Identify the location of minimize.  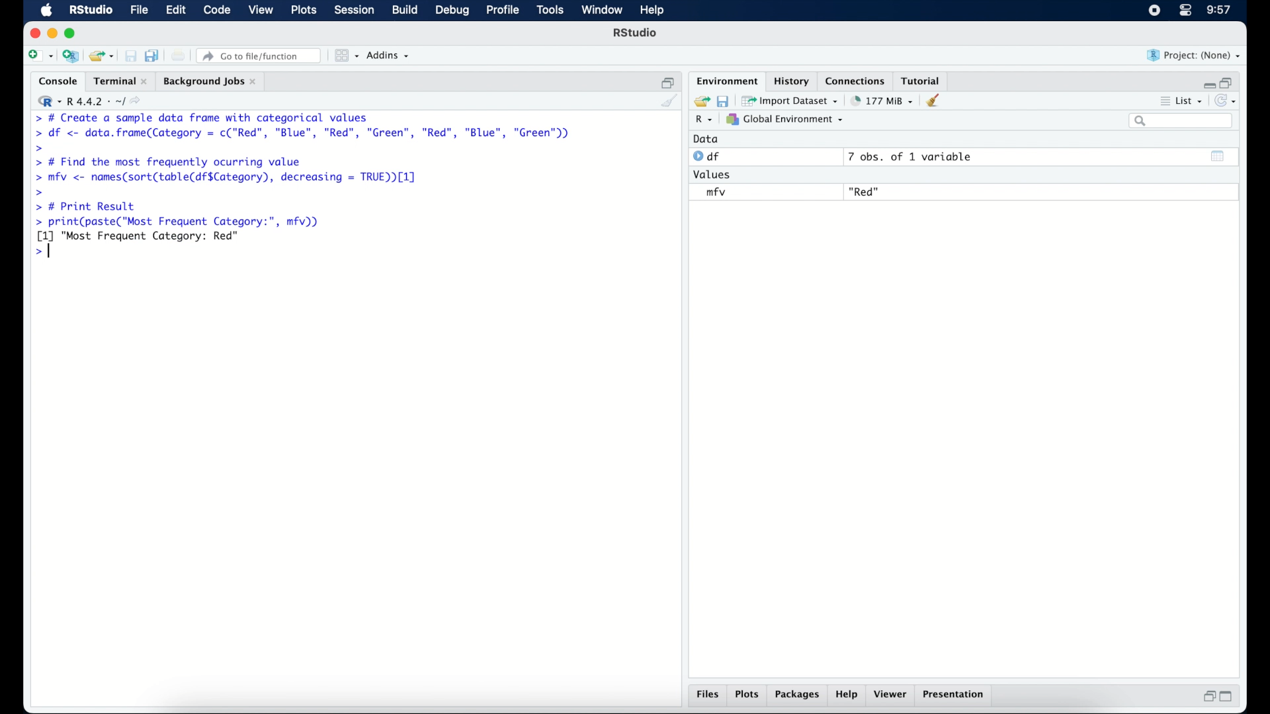
(1206, 83).